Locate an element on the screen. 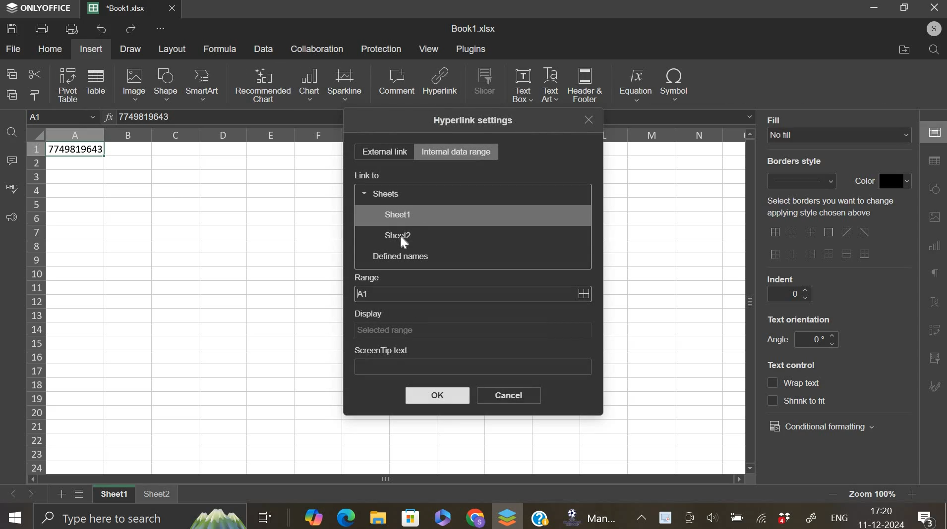  cursor is located at coordinates (406, 243).